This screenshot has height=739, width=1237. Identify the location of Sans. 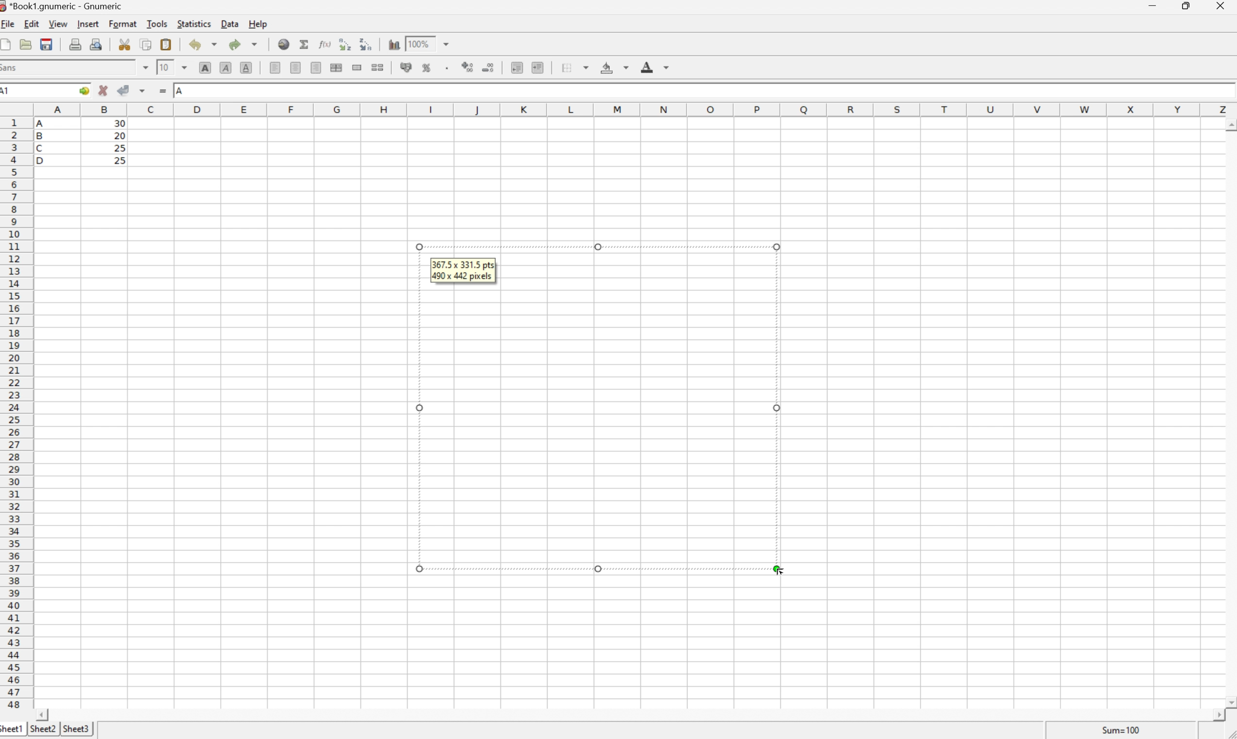
(11, 67).